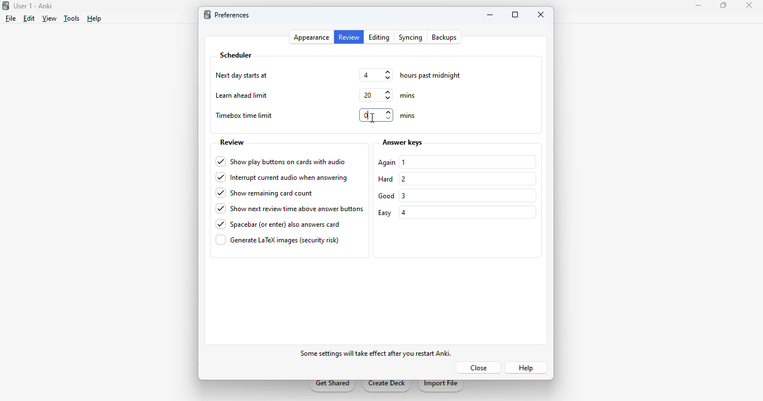  I want to click on 1, so click(403, 163).